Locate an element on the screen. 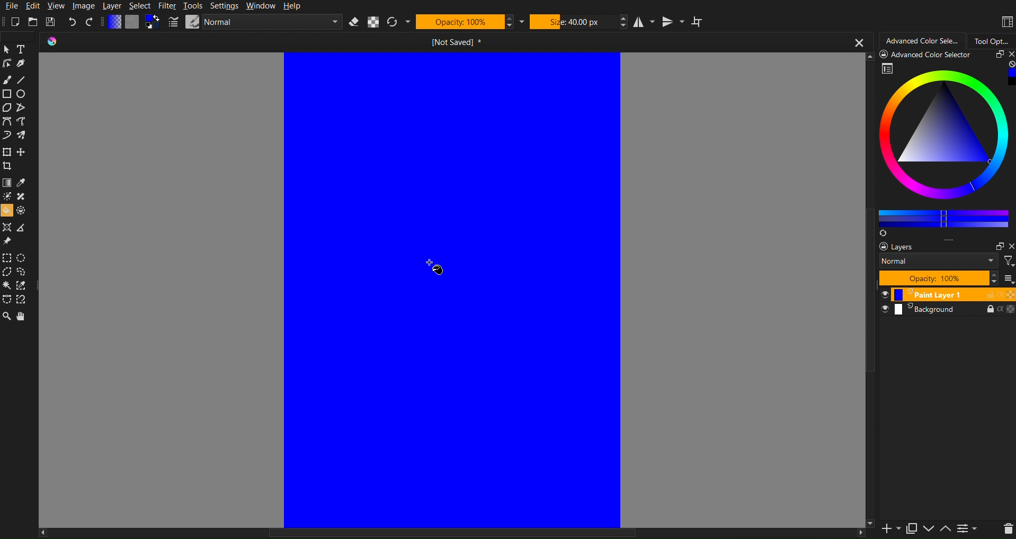 The width and height of the screenshot is (1016, 539). Pen is located at coordinates (22, 63).